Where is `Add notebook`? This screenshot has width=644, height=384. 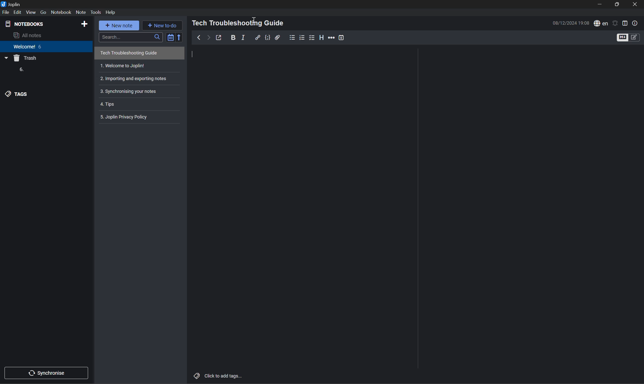
Add notebook is located at coordinates (84, 23).